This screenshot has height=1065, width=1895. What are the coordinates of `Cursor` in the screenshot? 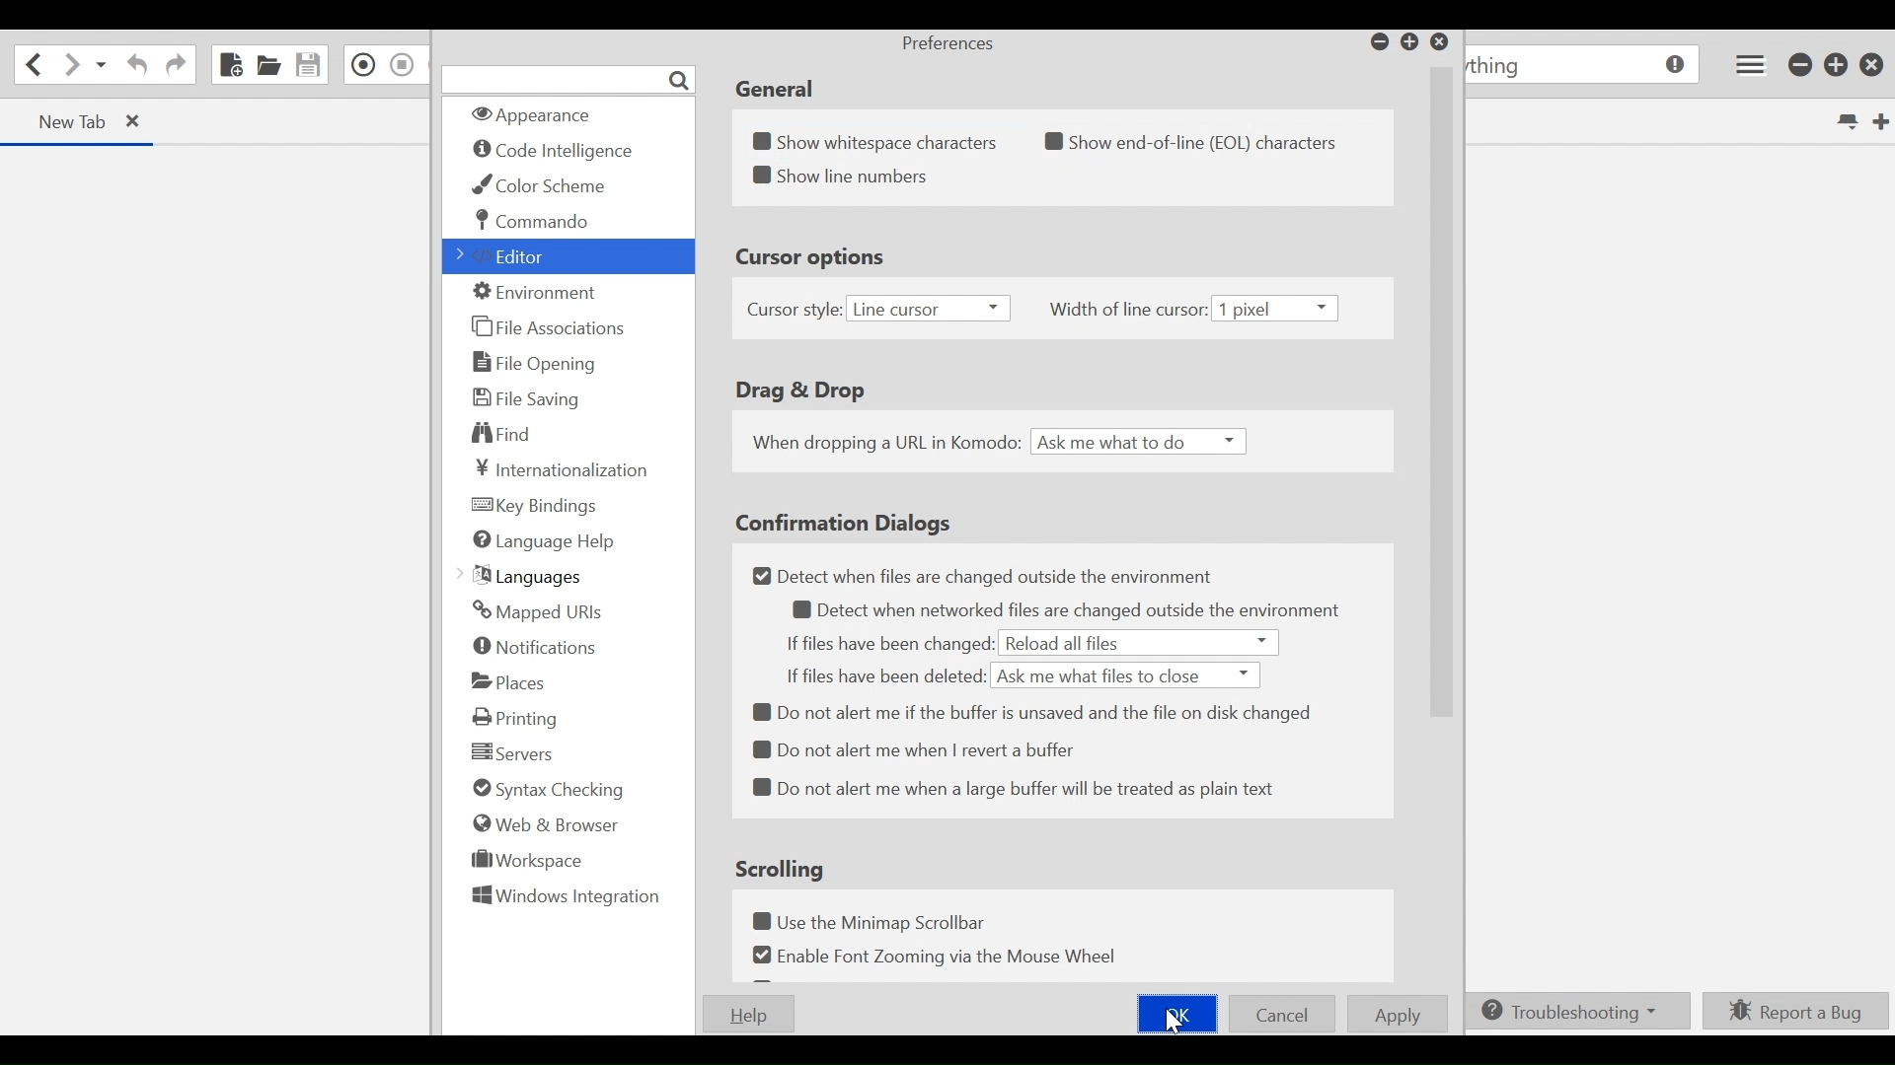 It's located at (1177, 1028).